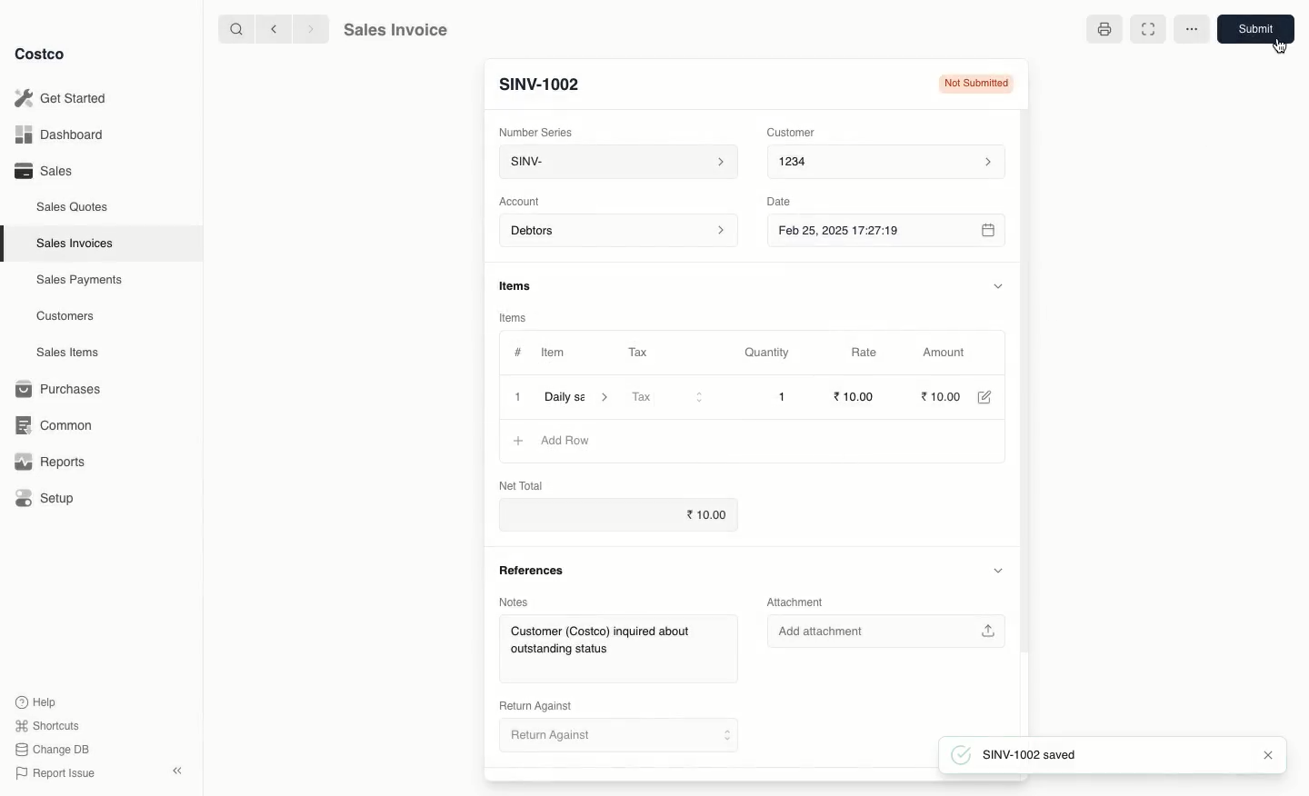 This screenshot has height=796, width=1309. I want to click on 1 Purchases, so click(63, 390).